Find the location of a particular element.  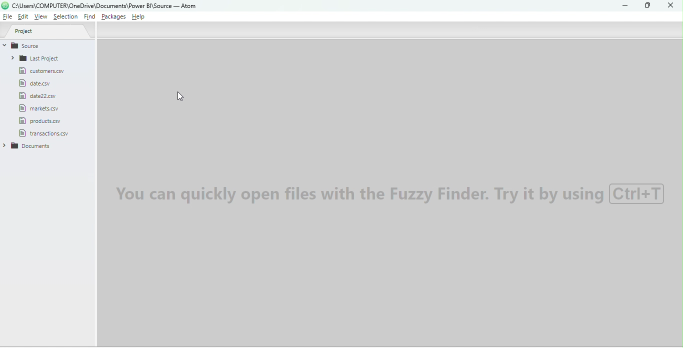

File is located at coordinates (7, 17).